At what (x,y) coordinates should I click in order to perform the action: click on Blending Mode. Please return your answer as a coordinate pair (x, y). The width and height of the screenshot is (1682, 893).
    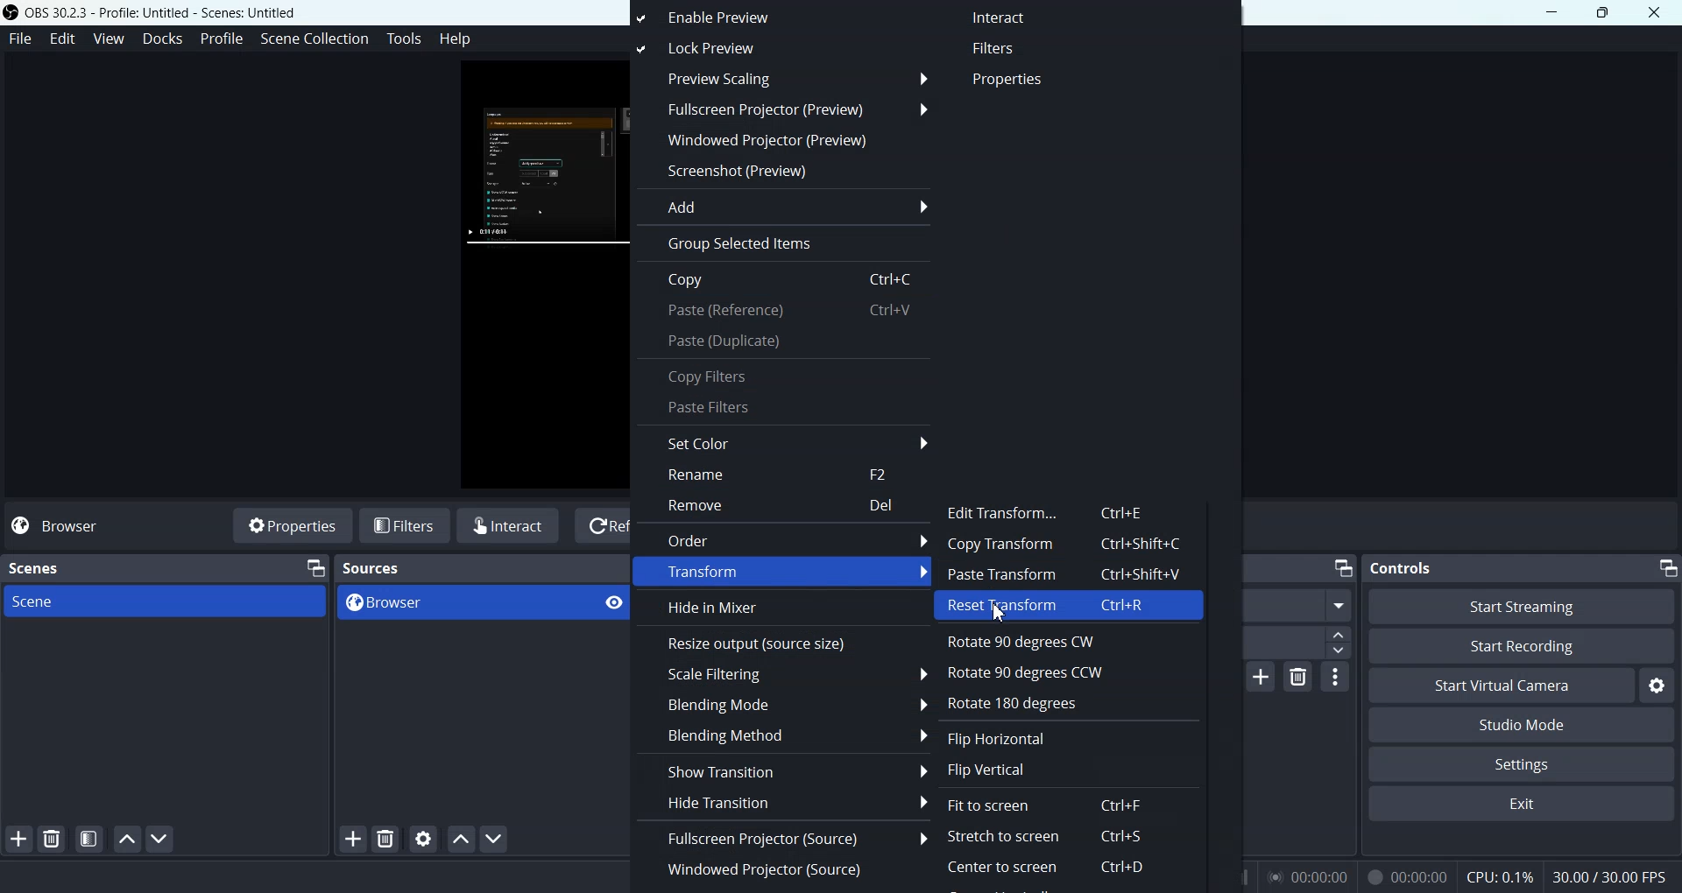
    Looking at the image, I should click on (786, 703).